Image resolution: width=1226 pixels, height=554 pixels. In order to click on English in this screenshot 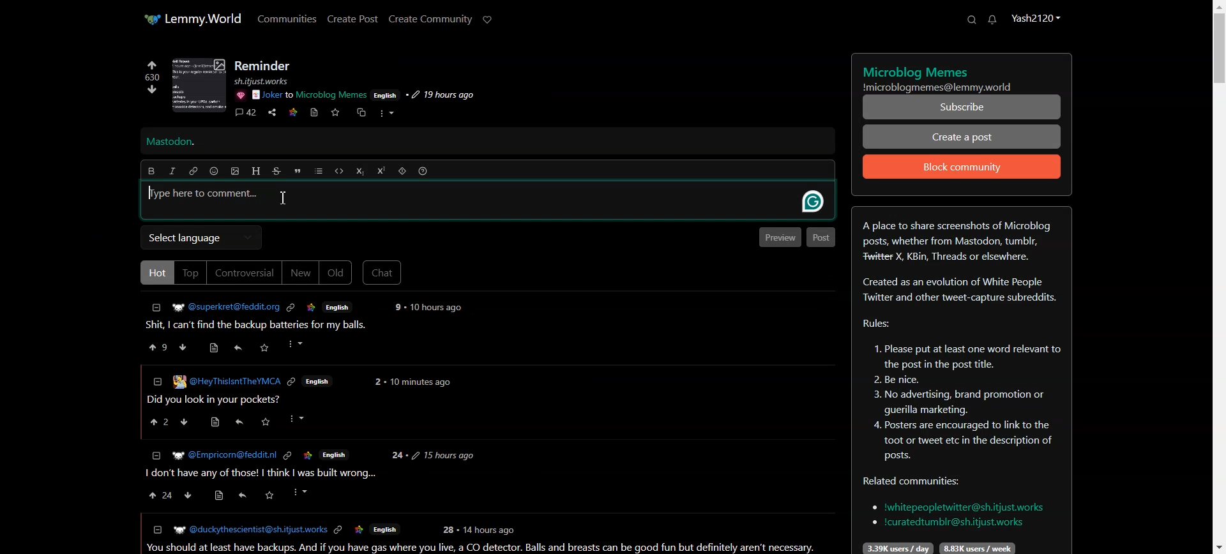, I will do `click(384, 530)`.